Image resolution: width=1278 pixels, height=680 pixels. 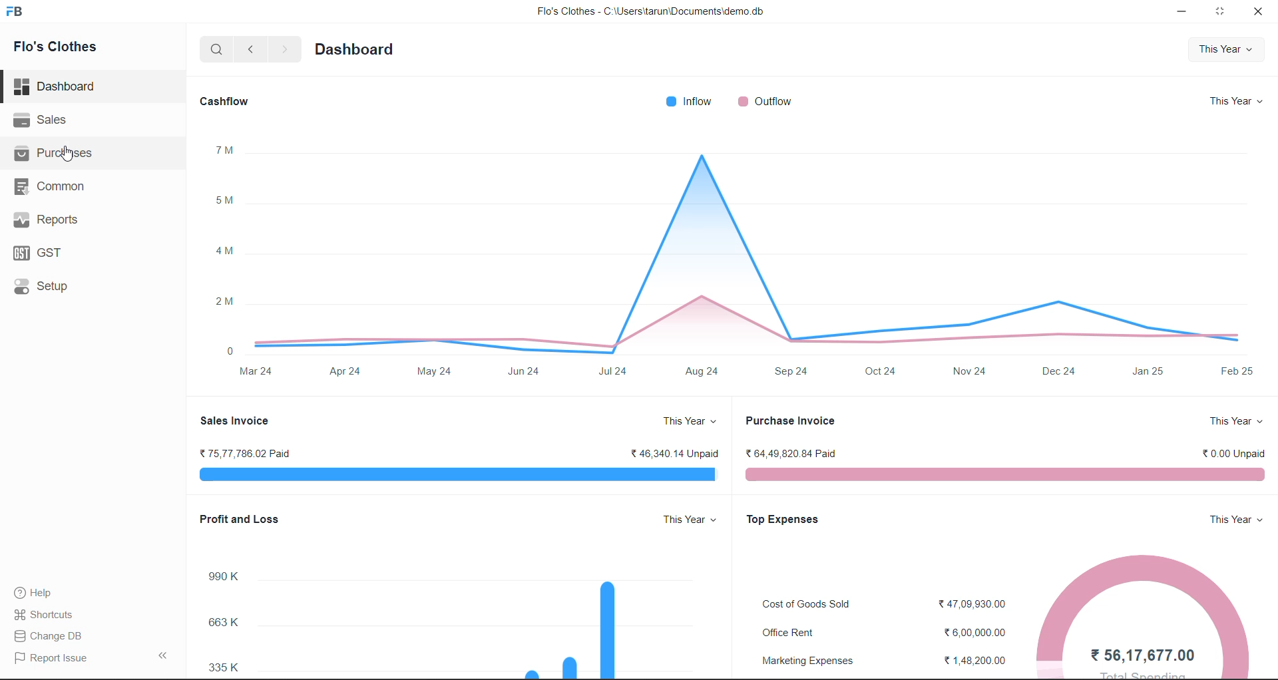 I want to click on  Sales, so click(x=50, y=122).